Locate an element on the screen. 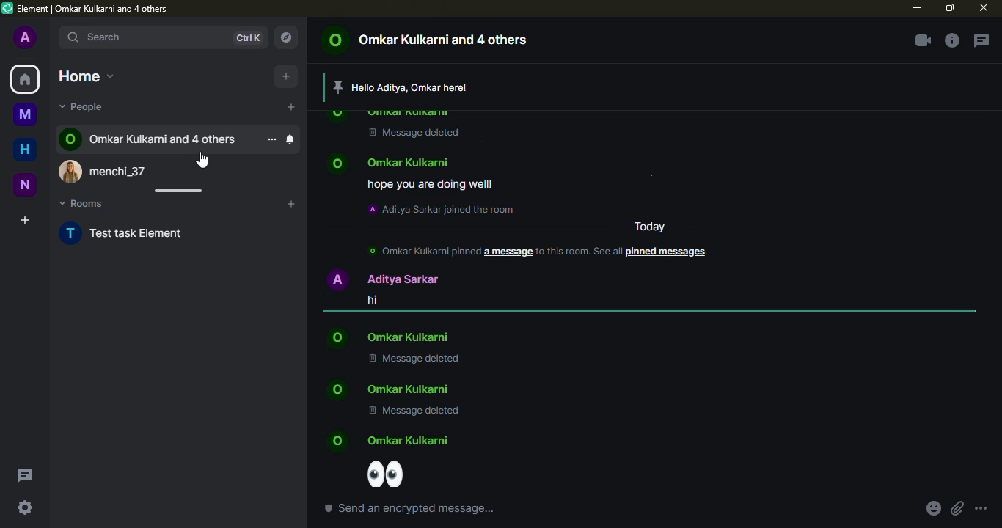 Image resolution: width=1002 pixels, height=528 pixels. rooms is located at coordinates (87, 202).